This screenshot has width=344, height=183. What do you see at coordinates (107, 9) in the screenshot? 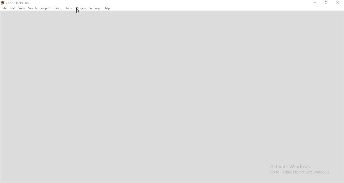
I see `Help` at bounding box center [107, 9].